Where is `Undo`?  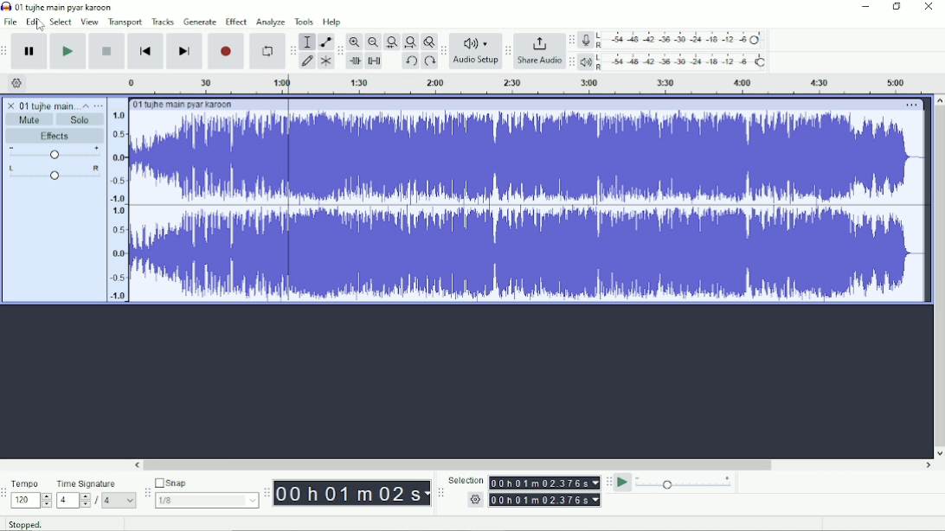 Undo is located at coordinates (410, 61).